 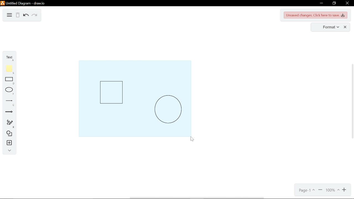 I want to click on line, so click(x=9, y=103).